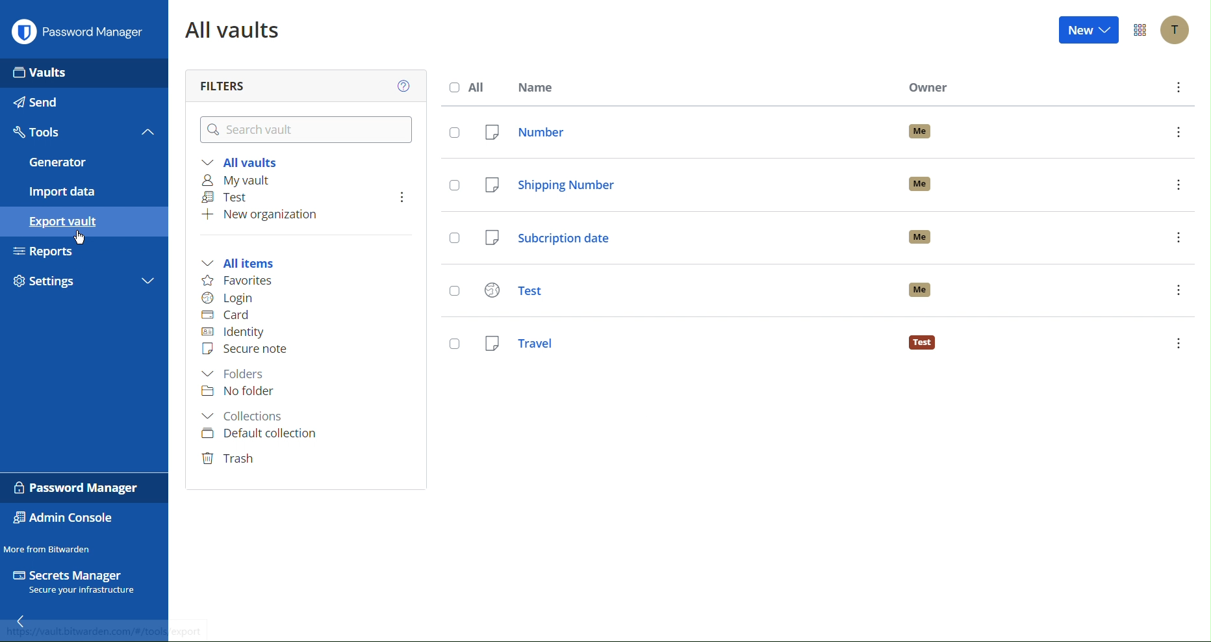 This screenshot has width=1211, height=642. I want to click on Help, so click(403, 86).